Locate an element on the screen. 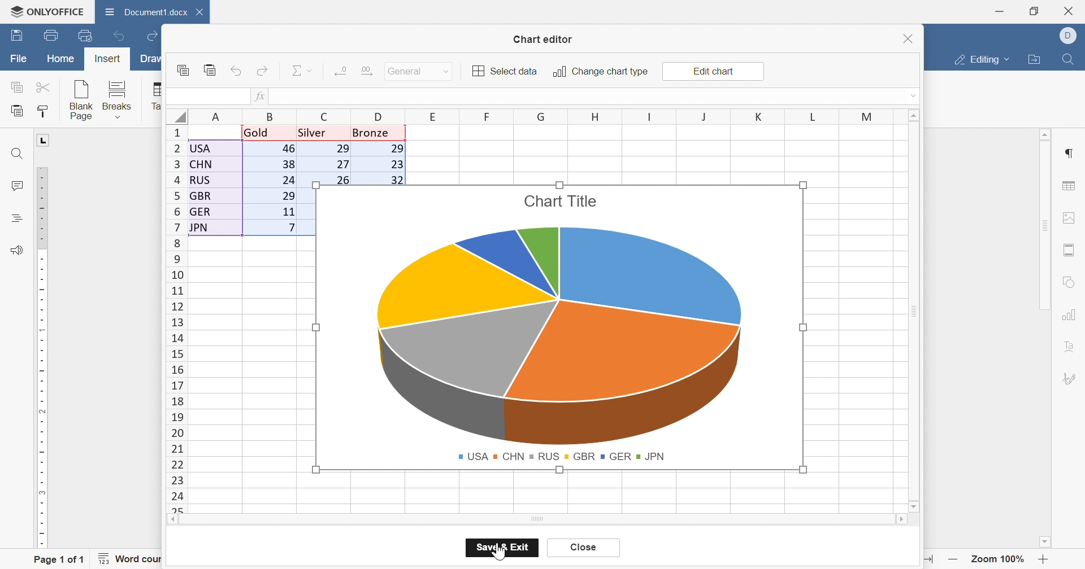  Edit Chart is located at coordinates (715, 69).